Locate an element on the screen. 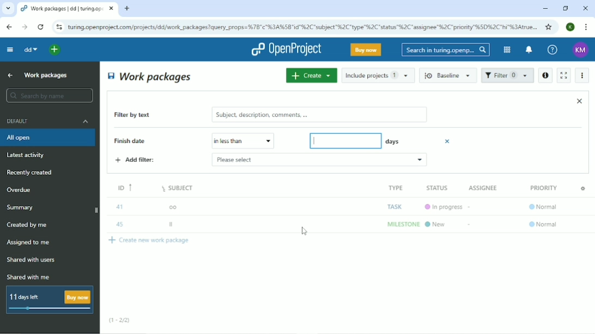  Search by name is located at coordinates (49, 96).